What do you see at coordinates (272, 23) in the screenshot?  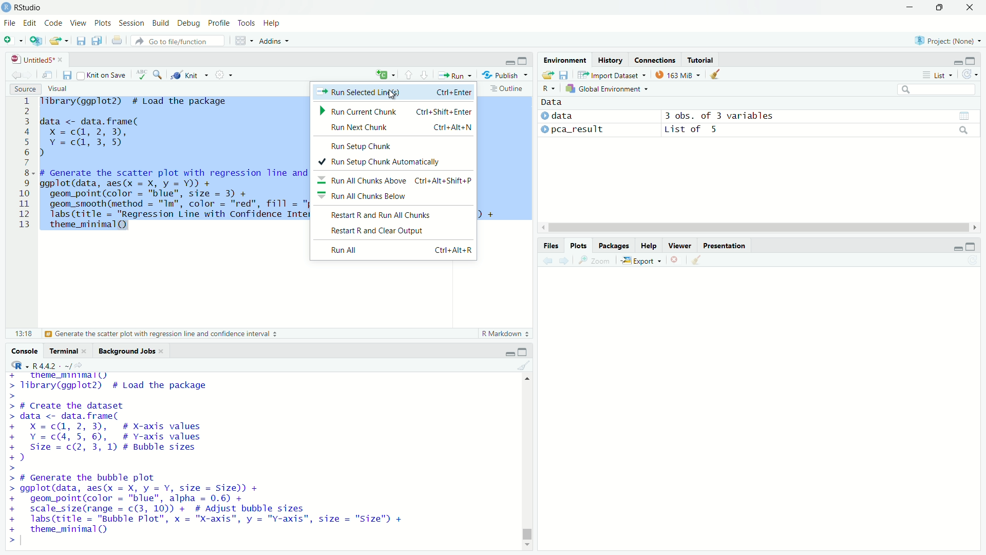 I see `Help` at bounding box center [272, 23].